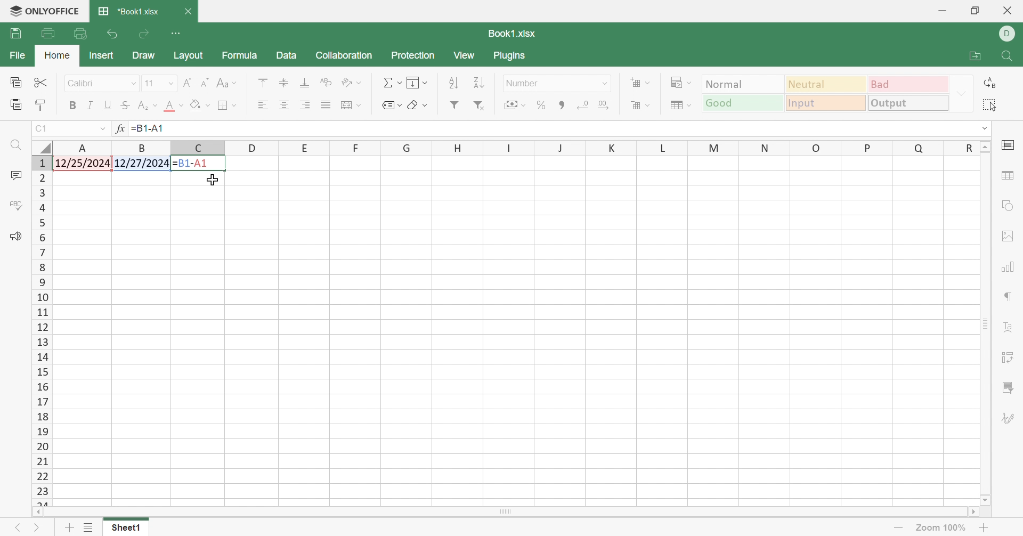 The width and height of the screenshot is (1023, 536). I want to click on Good, so click(741, 103).